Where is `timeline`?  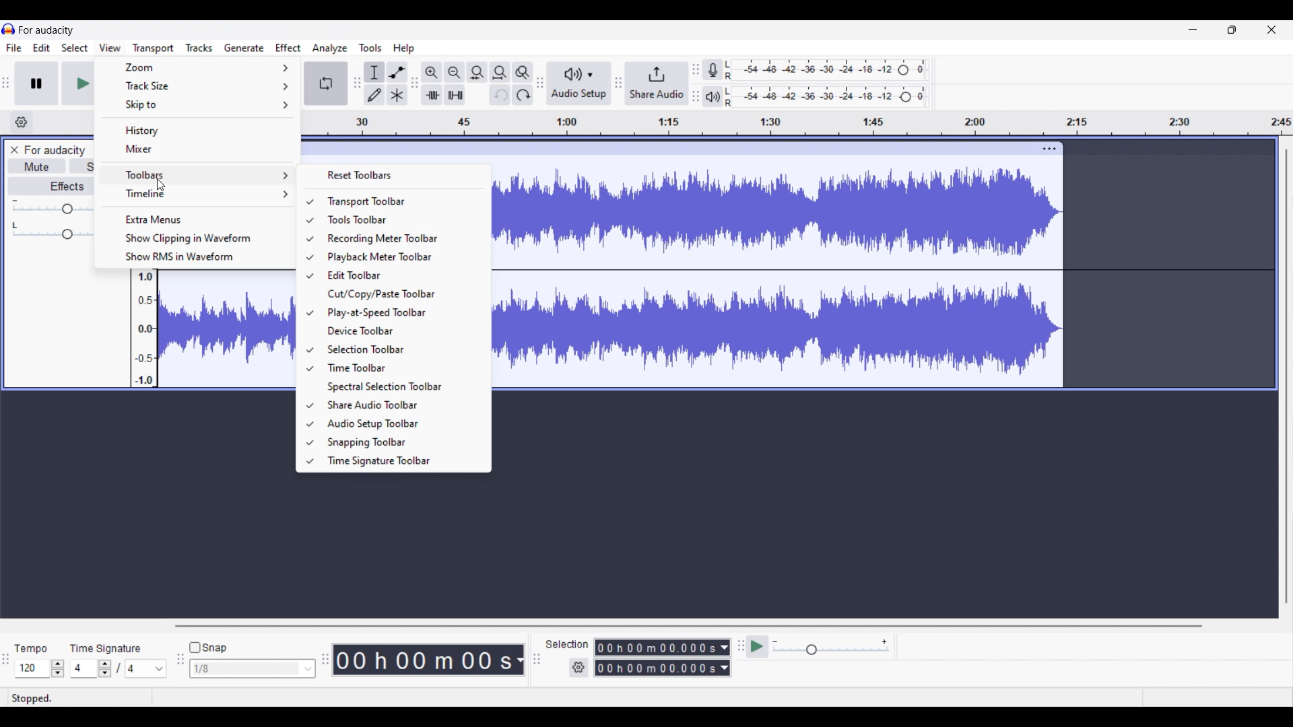 timeline is located at coordinates (798, 125).